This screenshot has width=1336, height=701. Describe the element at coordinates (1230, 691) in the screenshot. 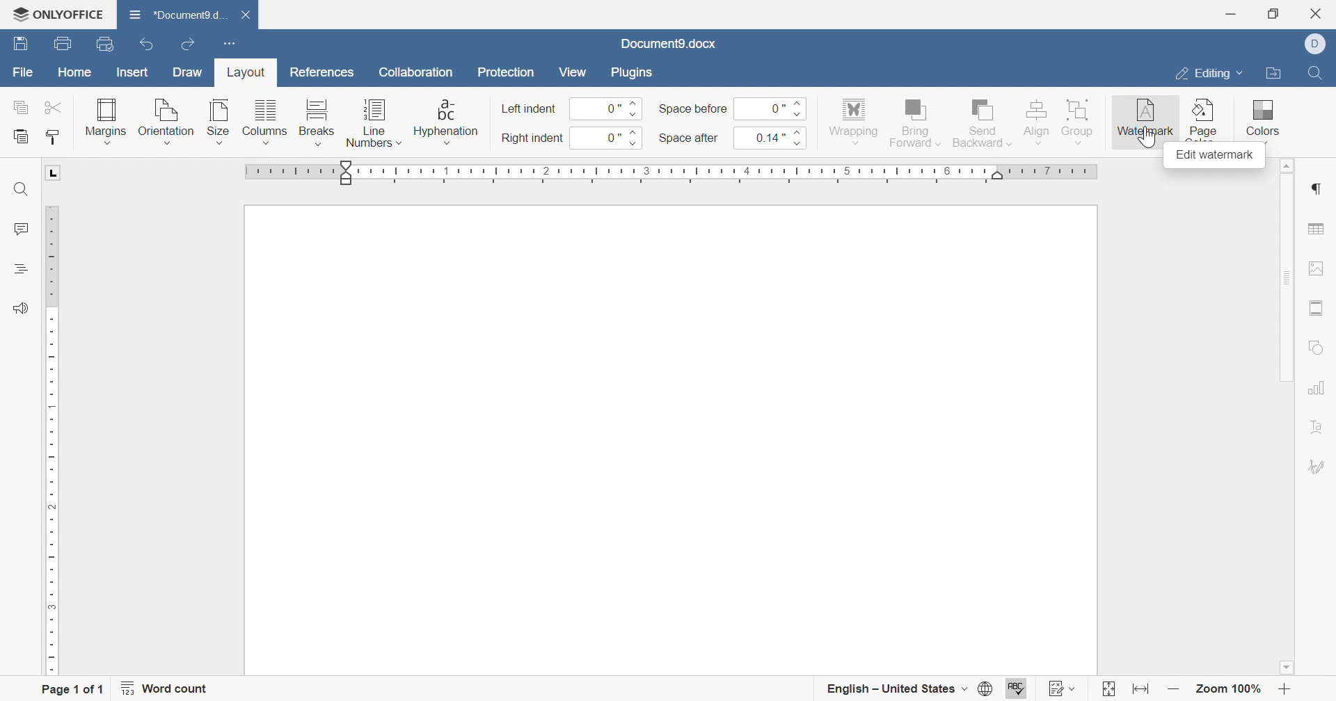

I see `zoom 100%` at that location.